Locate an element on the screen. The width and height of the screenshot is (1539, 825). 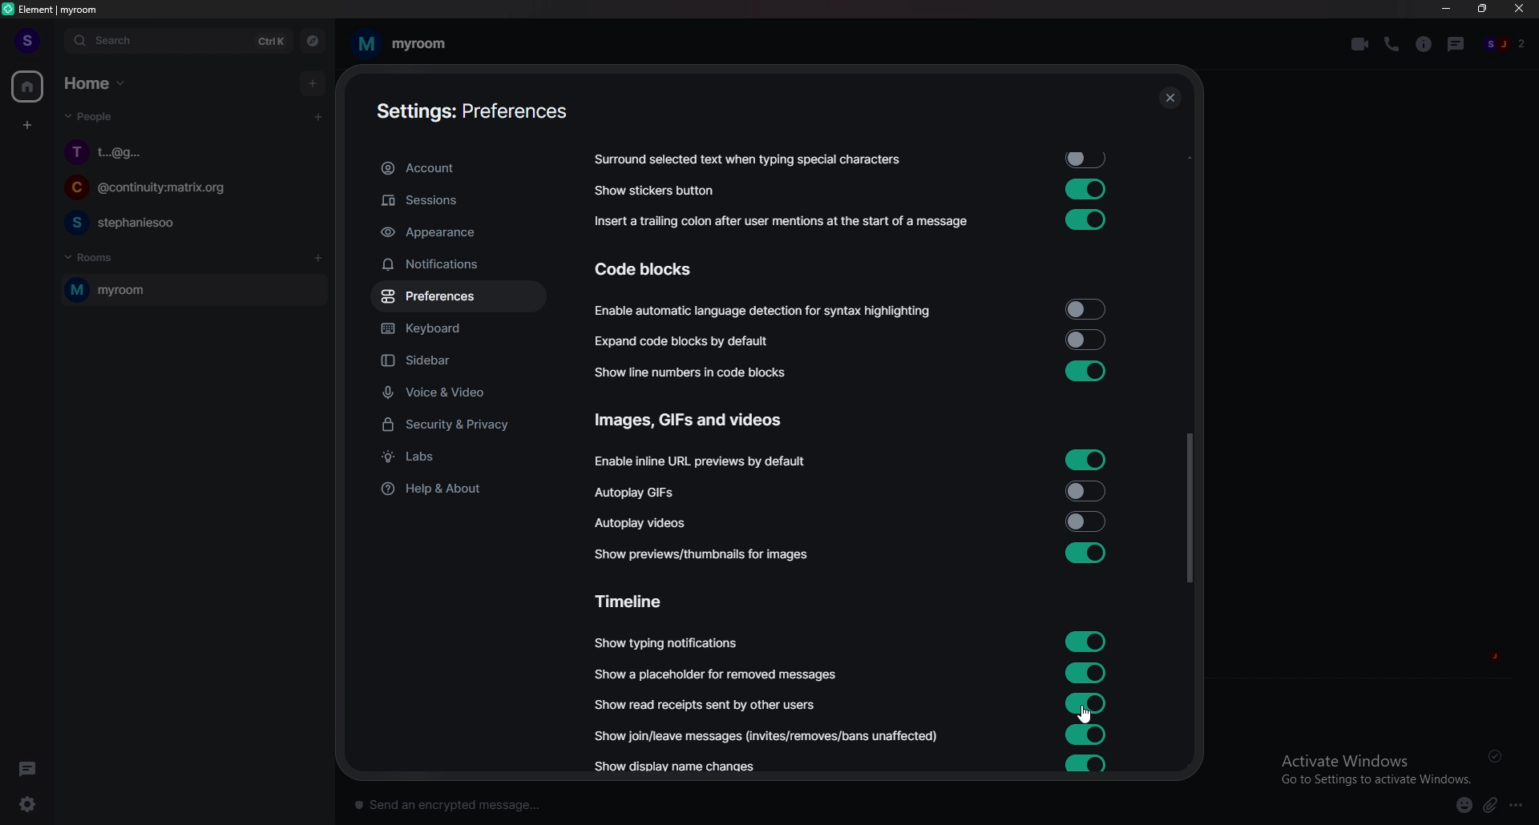
labs is located at coordinates (460, 458).